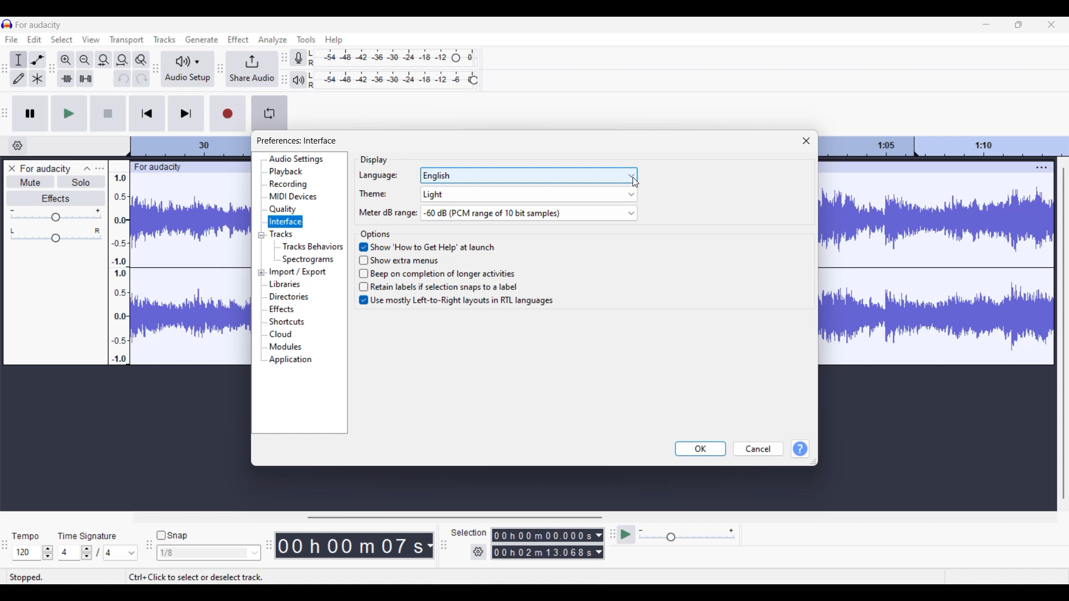 The image size is (1069, 601). What do you see at coordinates (261, 254) in the screenshot?
I see `Collapse/Expand respective setting` at bounding box center [261, 254].